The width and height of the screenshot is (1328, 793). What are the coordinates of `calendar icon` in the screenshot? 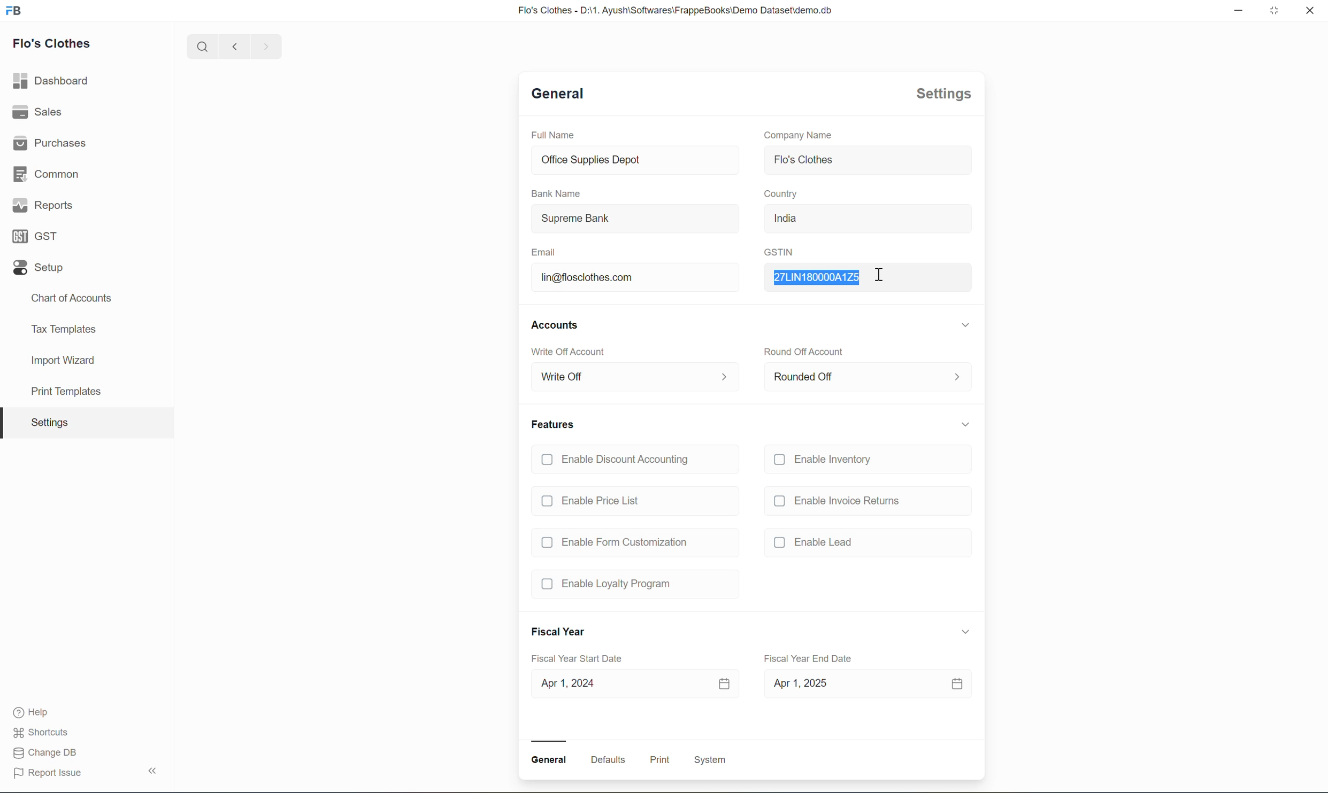 It's located at (724, 683).